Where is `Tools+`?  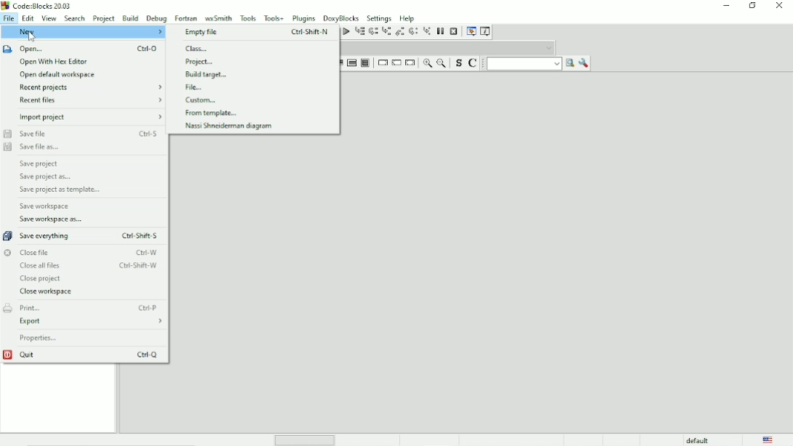 Tools+ is located at coordinates (274, 17).